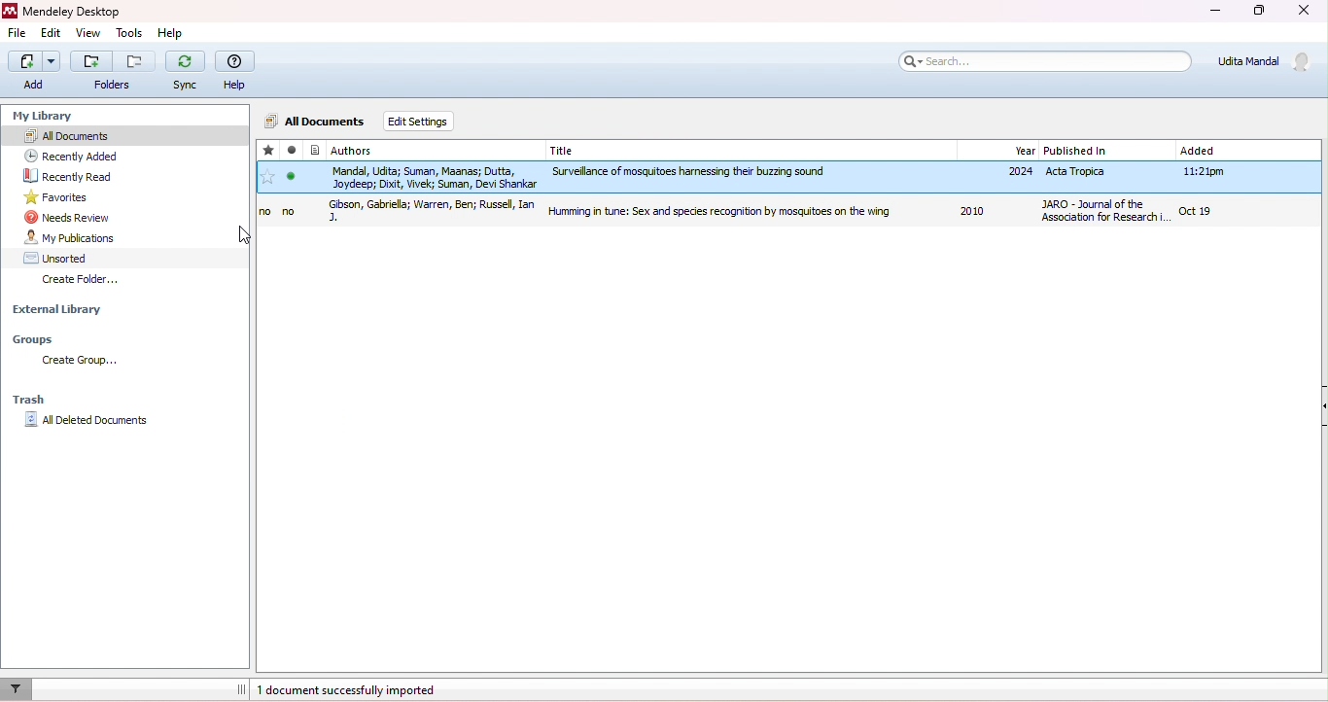  I want to click on all documents, so click(317, 123).